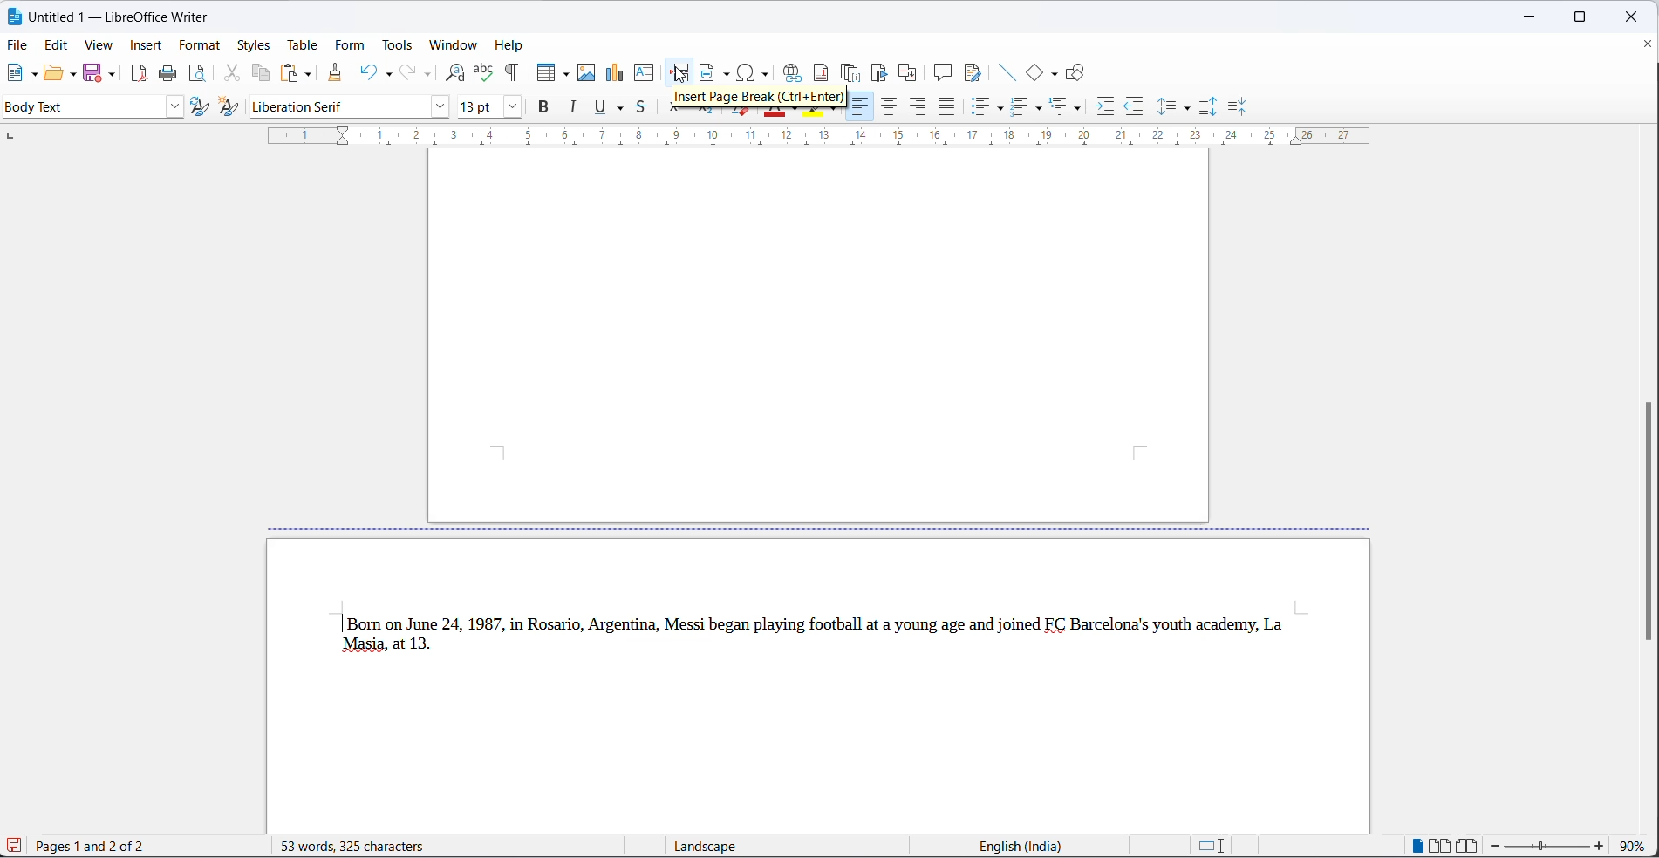  What do you see at coordinates (146, 45) in the screenshot?
I see `insert` at bounding box center [146, 45].